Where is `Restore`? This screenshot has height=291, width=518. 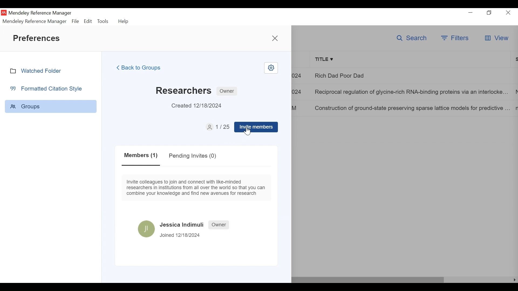 Restore is located at coordinates (489, 12).